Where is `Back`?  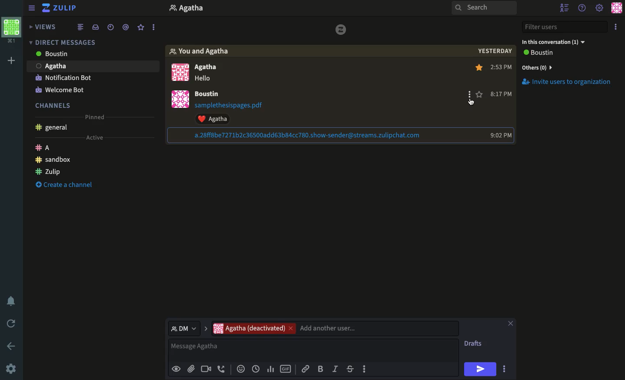
Back is located at coordinates (10, 345).